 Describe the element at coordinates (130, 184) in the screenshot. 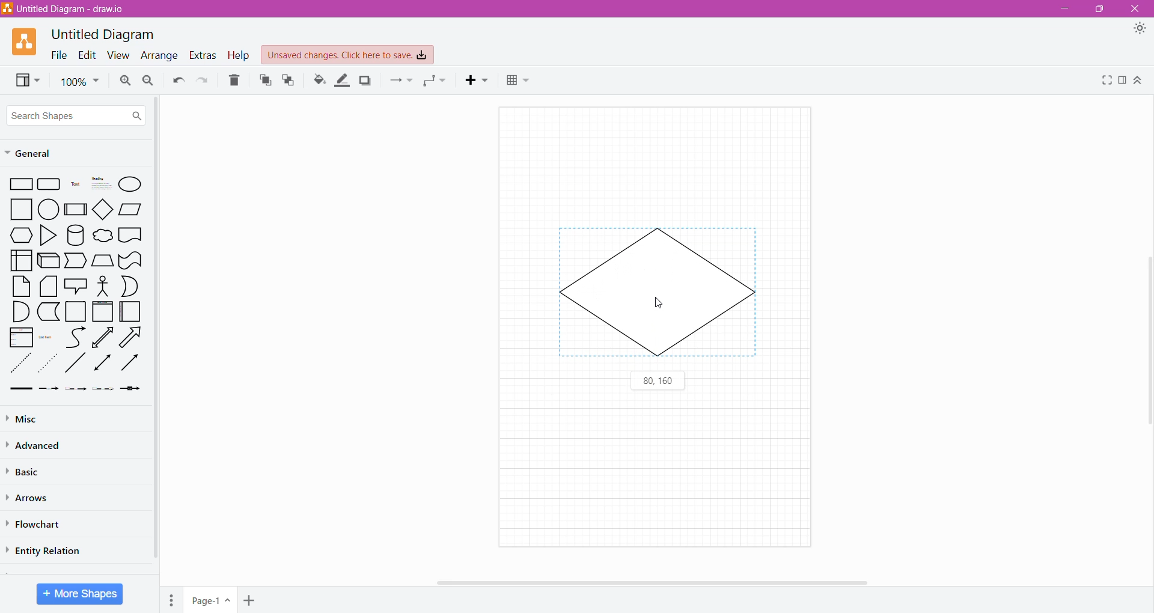

I see `Ellipse` at that location.